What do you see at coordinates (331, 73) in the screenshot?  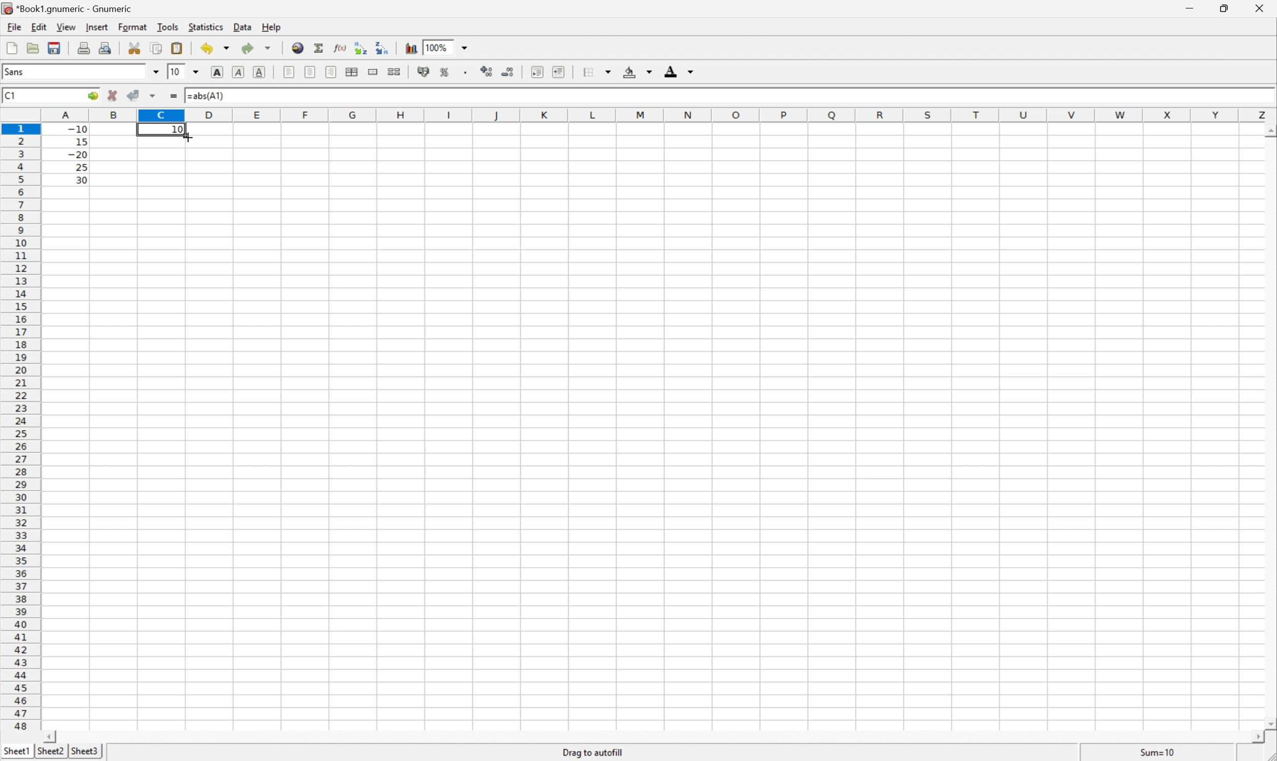 I see `align right` at bounding box center [331, 73].